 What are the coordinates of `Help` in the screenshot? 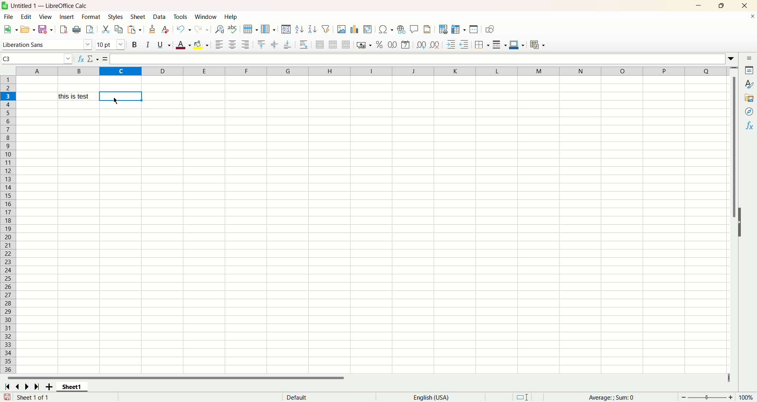 It's located at (231, 17).